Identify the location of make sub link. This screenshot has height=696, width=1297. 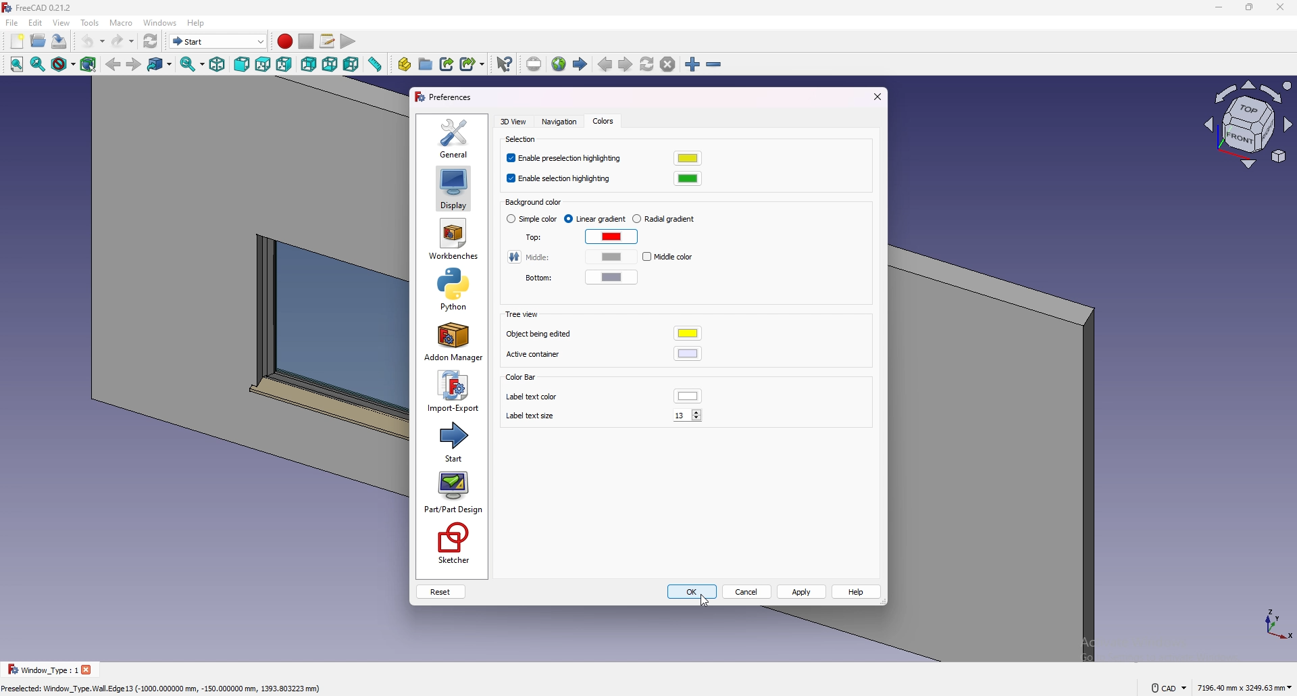
(473, 63).